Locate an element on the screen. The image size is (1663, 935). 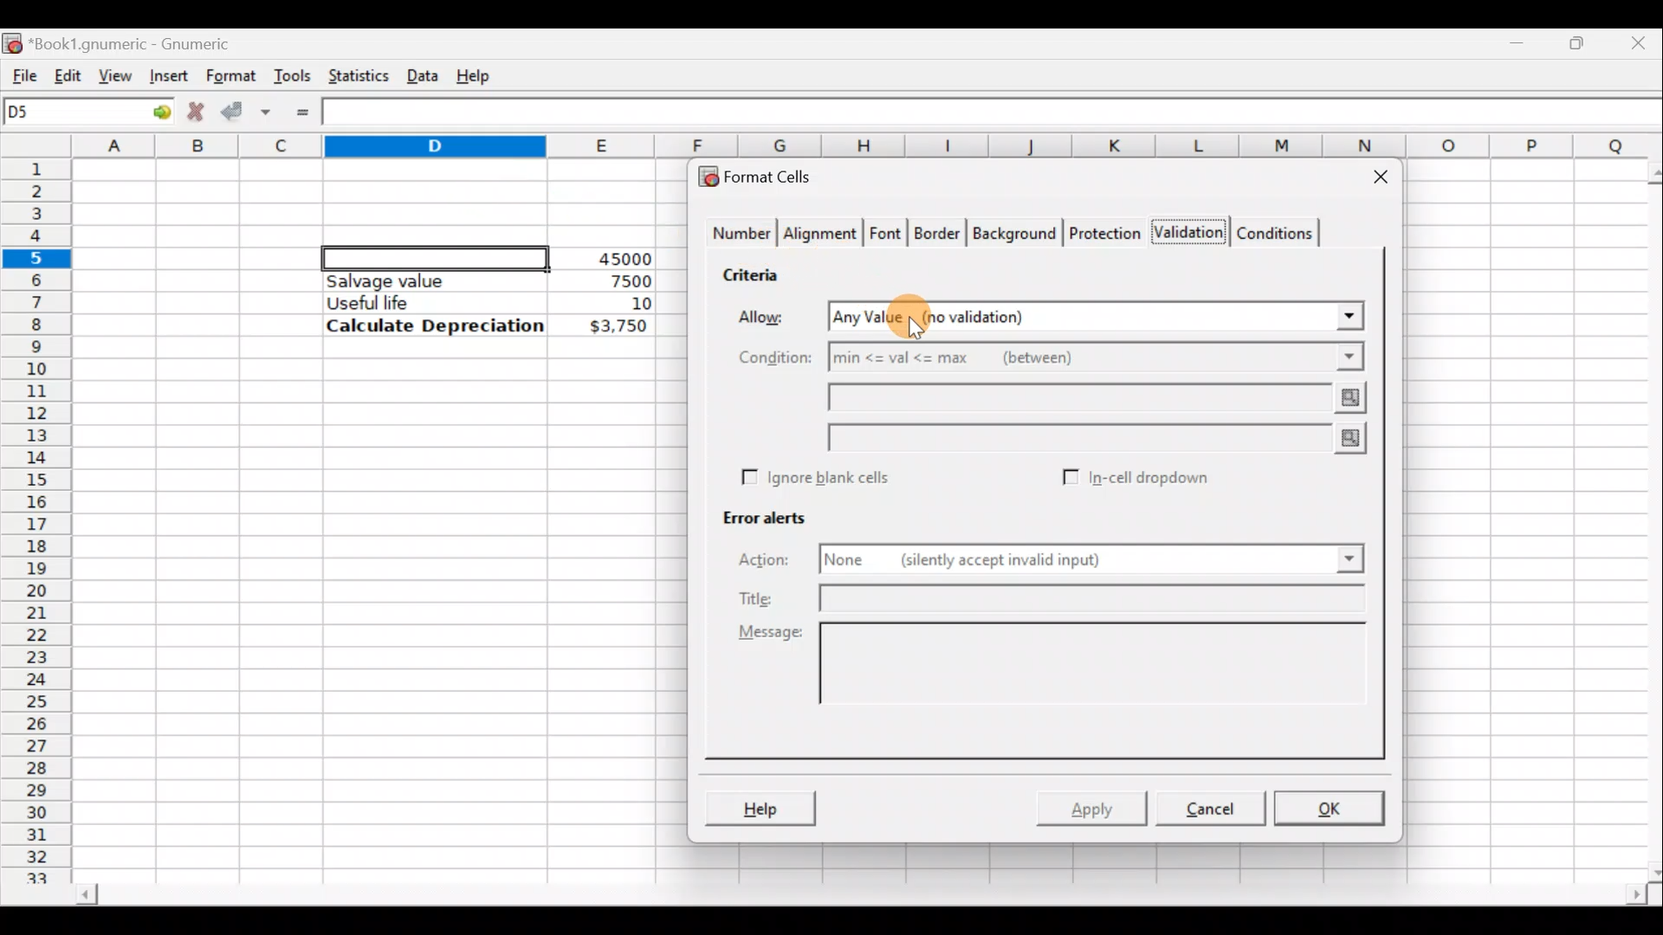
Action is located at coordinates (774, 563).